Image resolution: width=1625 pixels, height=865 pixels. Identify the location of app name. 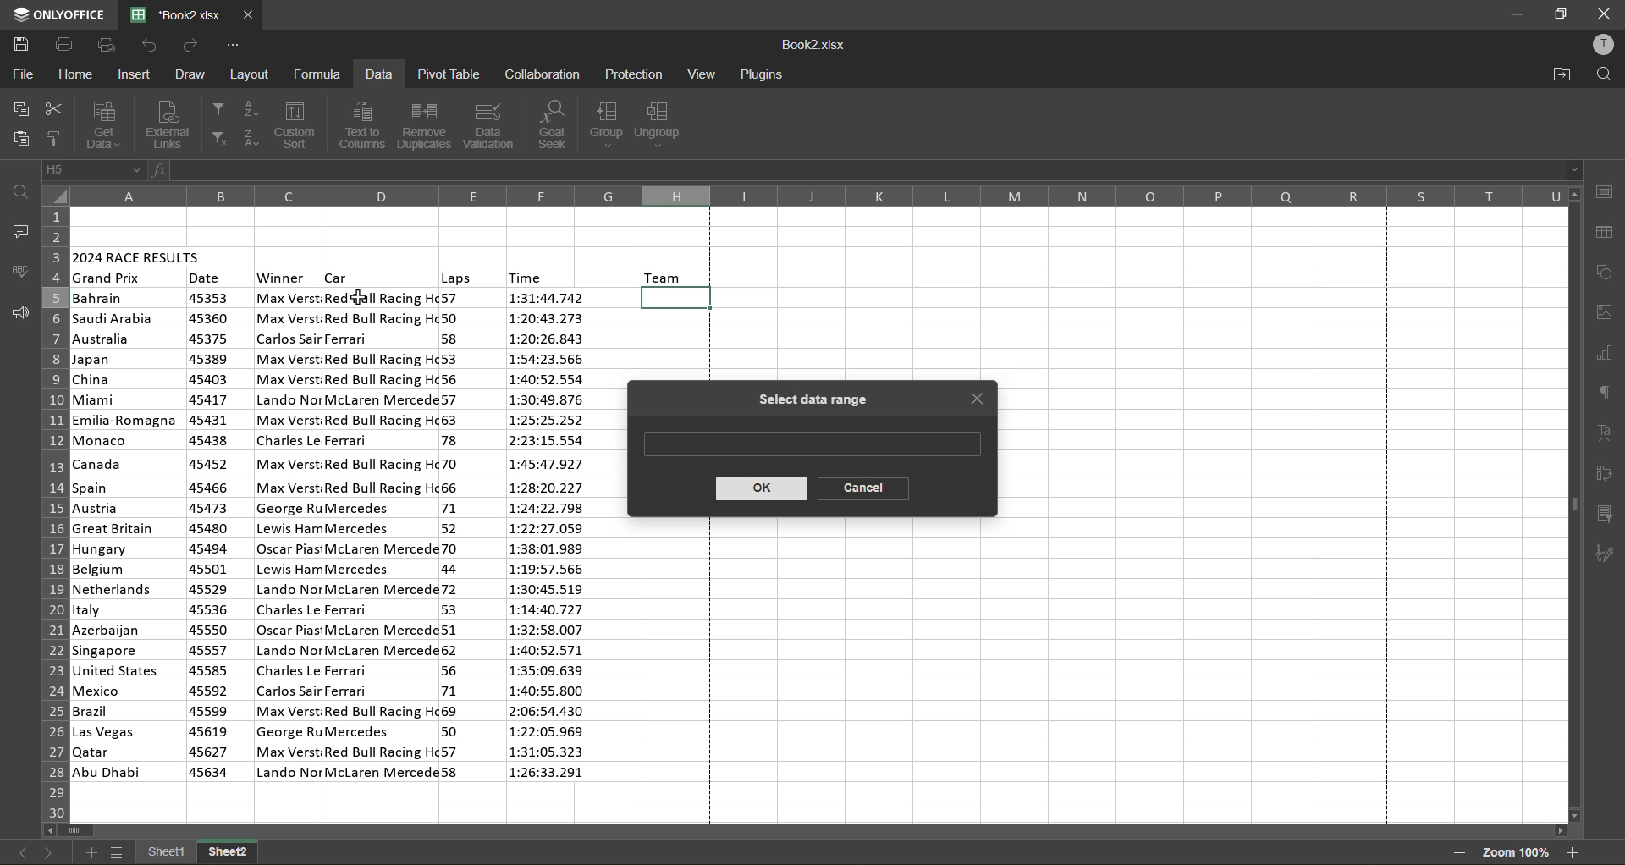
(58, 14).